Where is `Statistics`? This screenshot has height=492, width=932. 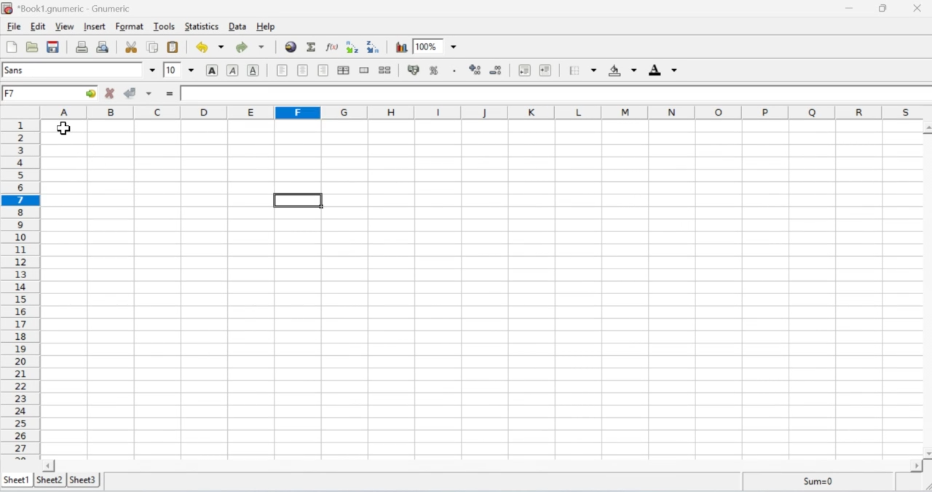 Statistics is located at coordinates (201, 26).